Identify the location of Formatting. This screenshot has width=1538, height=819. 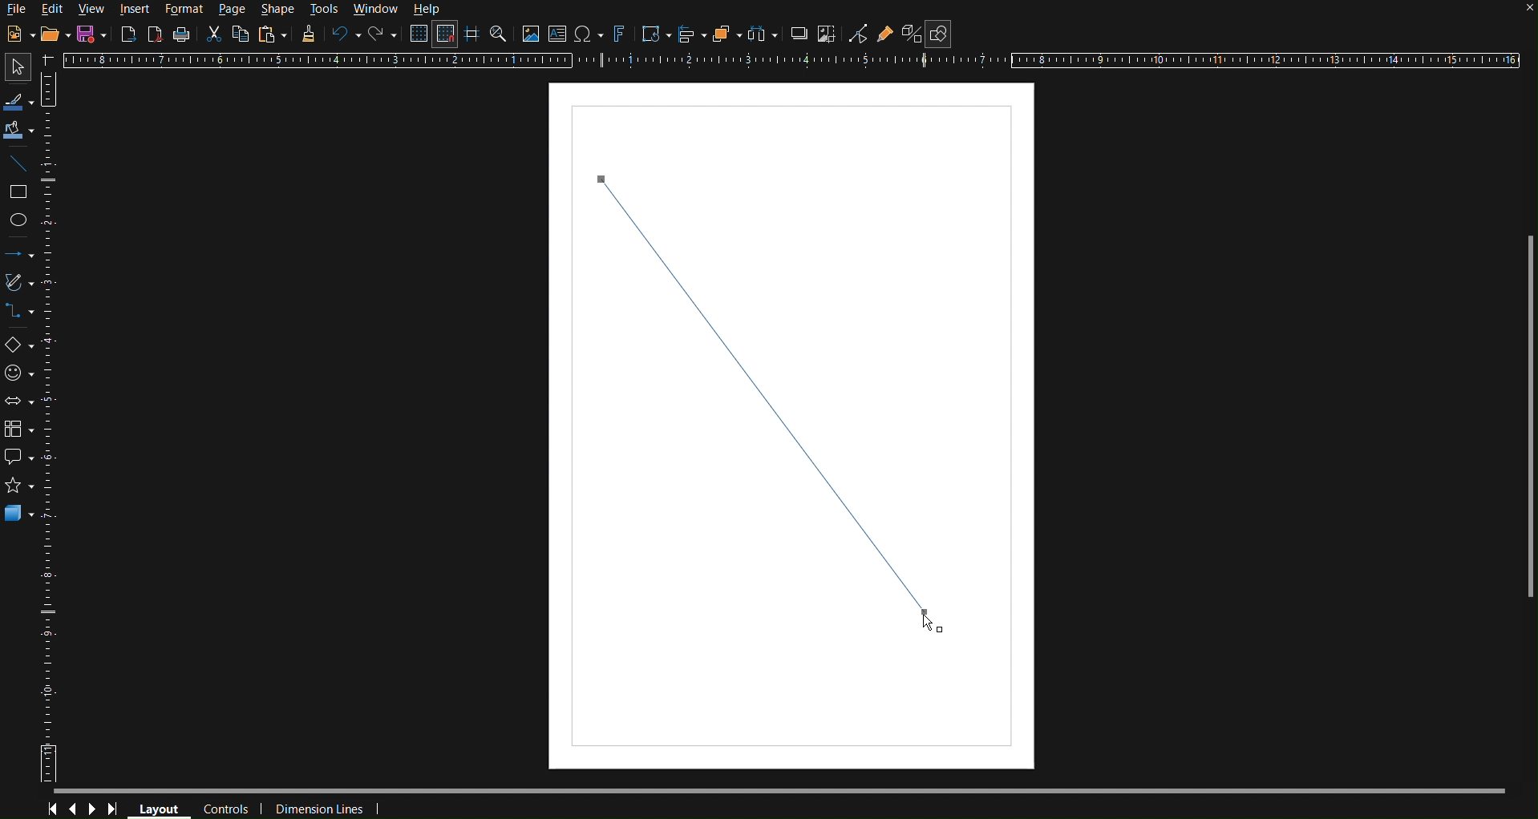
(308, 35).